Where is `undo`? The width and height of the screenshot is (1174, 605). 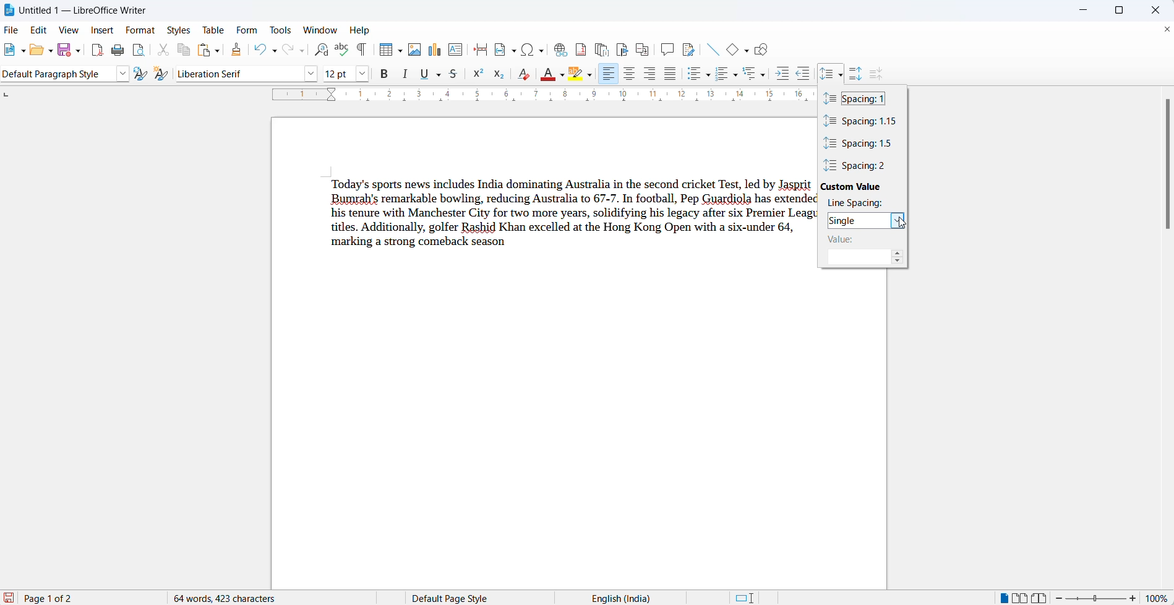 undo is located at coordinates (259, 51).